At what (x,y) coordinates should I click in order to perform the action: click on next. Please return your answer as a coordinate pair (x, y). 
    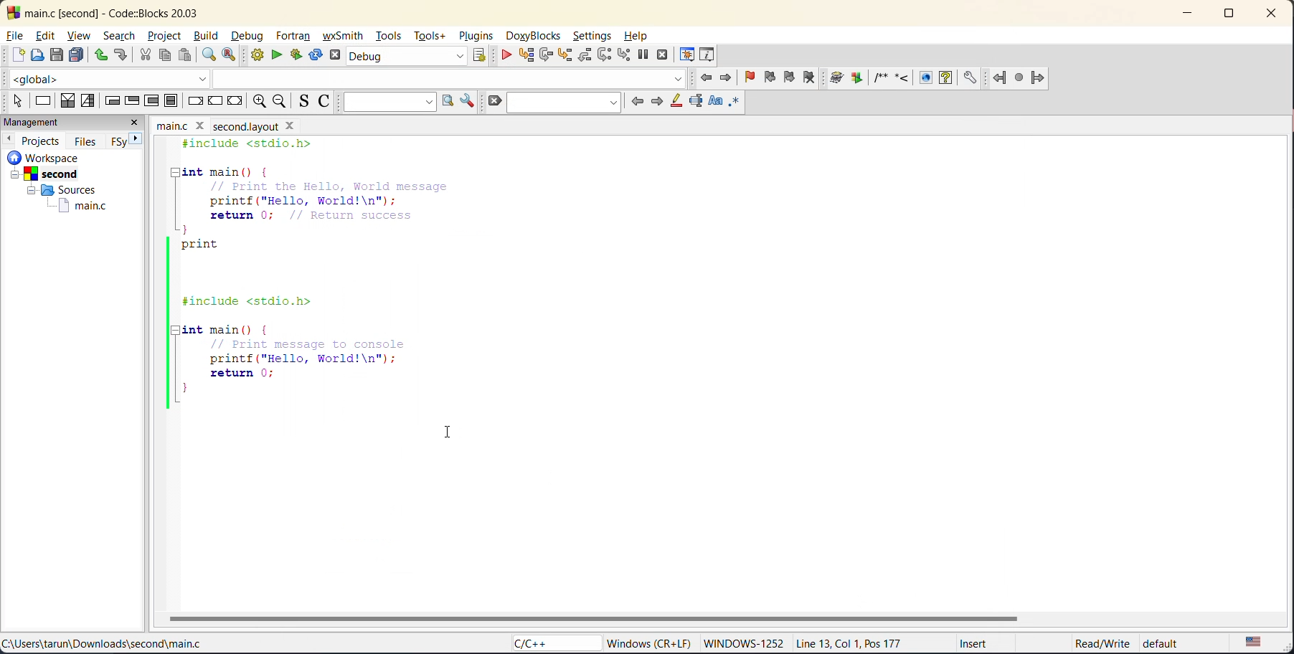
    Looking at the image, I should click on (141, 141).